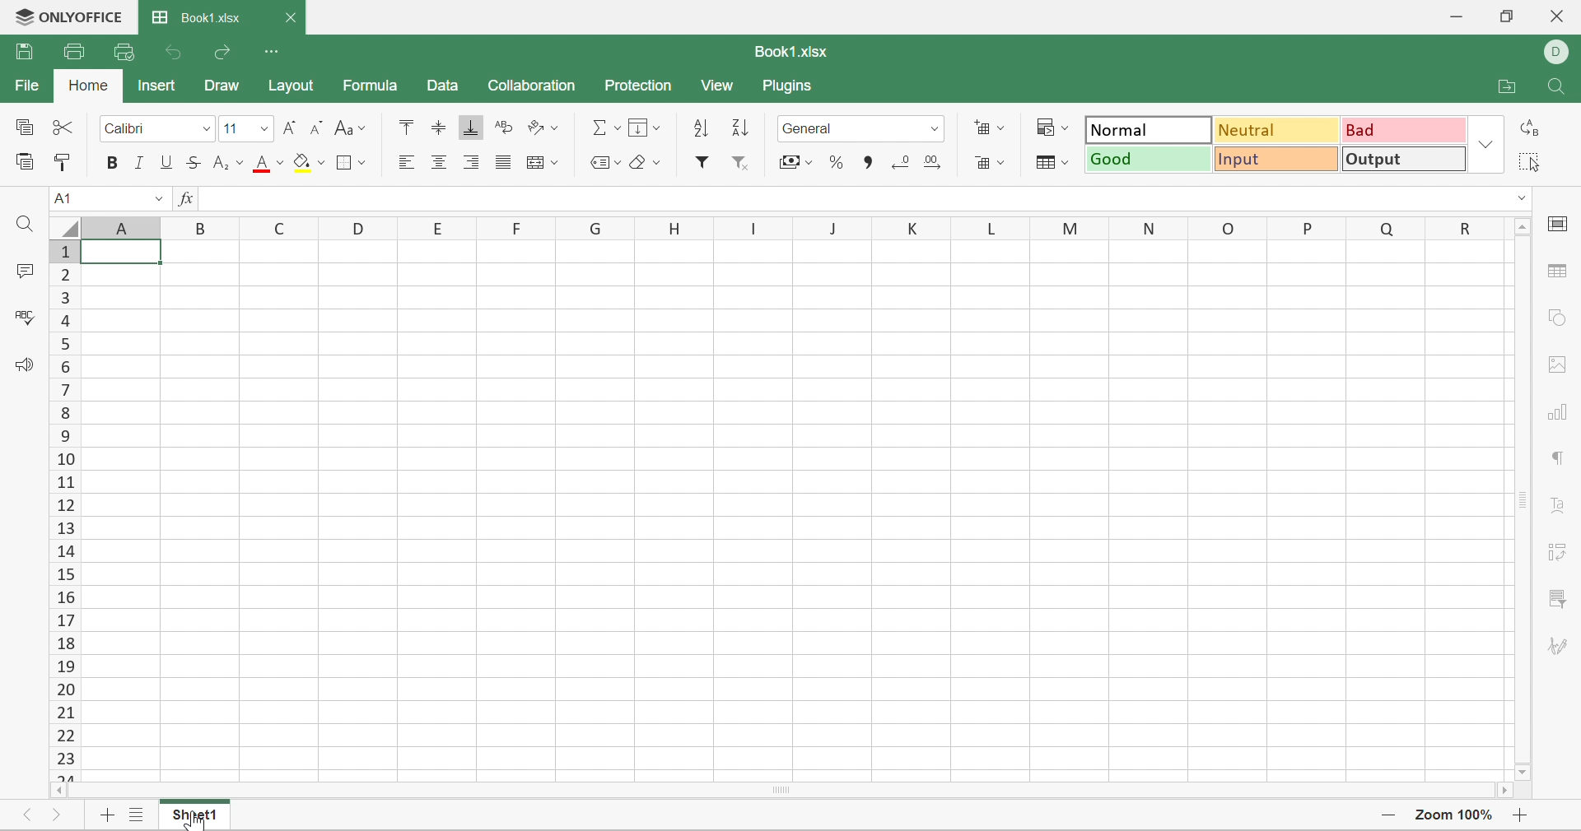 The image size is (1581, 831). Describe the element at coordinates (222, 85) in the screenshot. I see `Draw` at that location.